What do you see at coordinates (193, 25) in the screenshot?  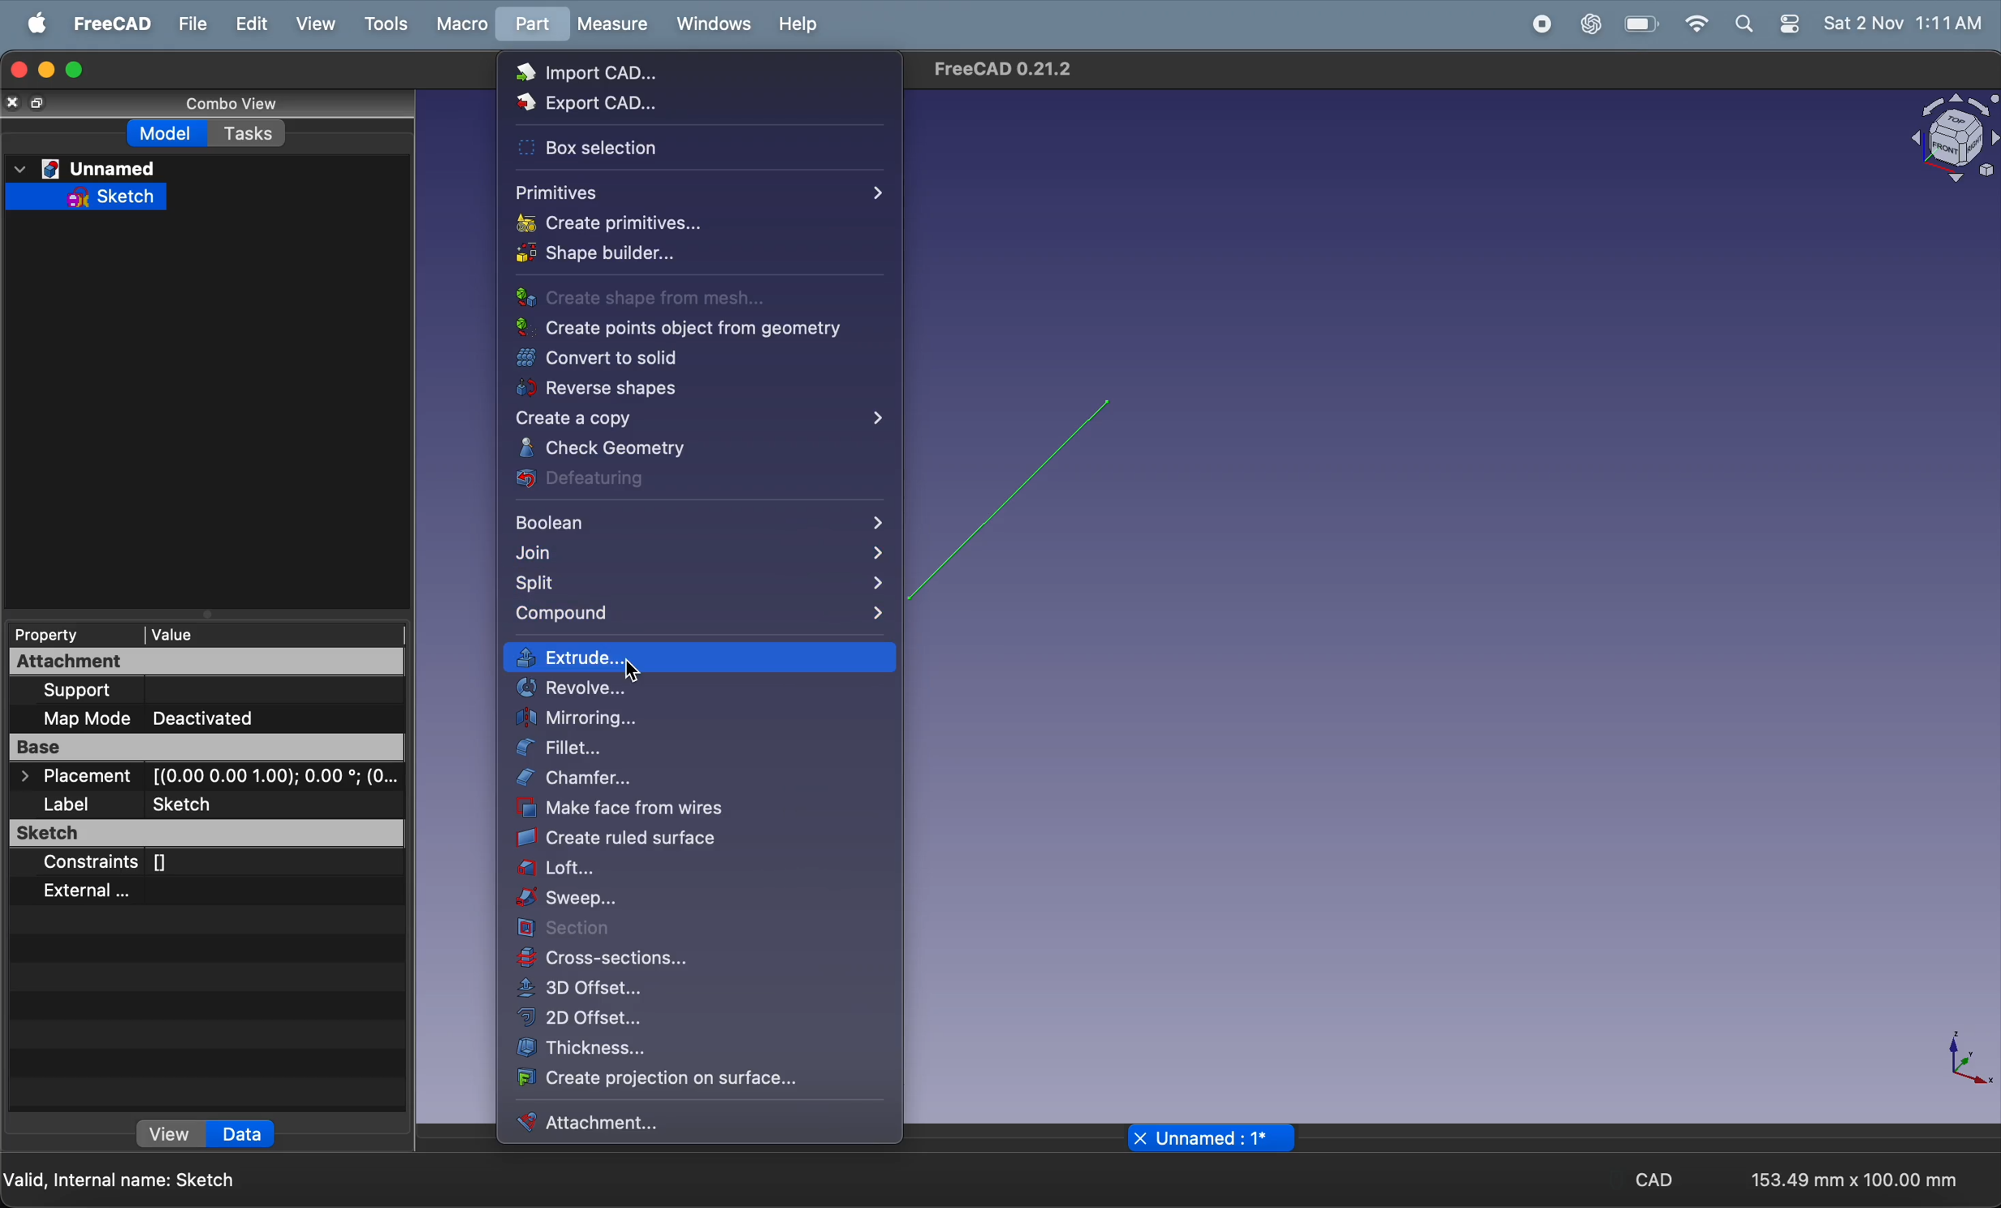 I see `file` at bounding box center [193, 25].